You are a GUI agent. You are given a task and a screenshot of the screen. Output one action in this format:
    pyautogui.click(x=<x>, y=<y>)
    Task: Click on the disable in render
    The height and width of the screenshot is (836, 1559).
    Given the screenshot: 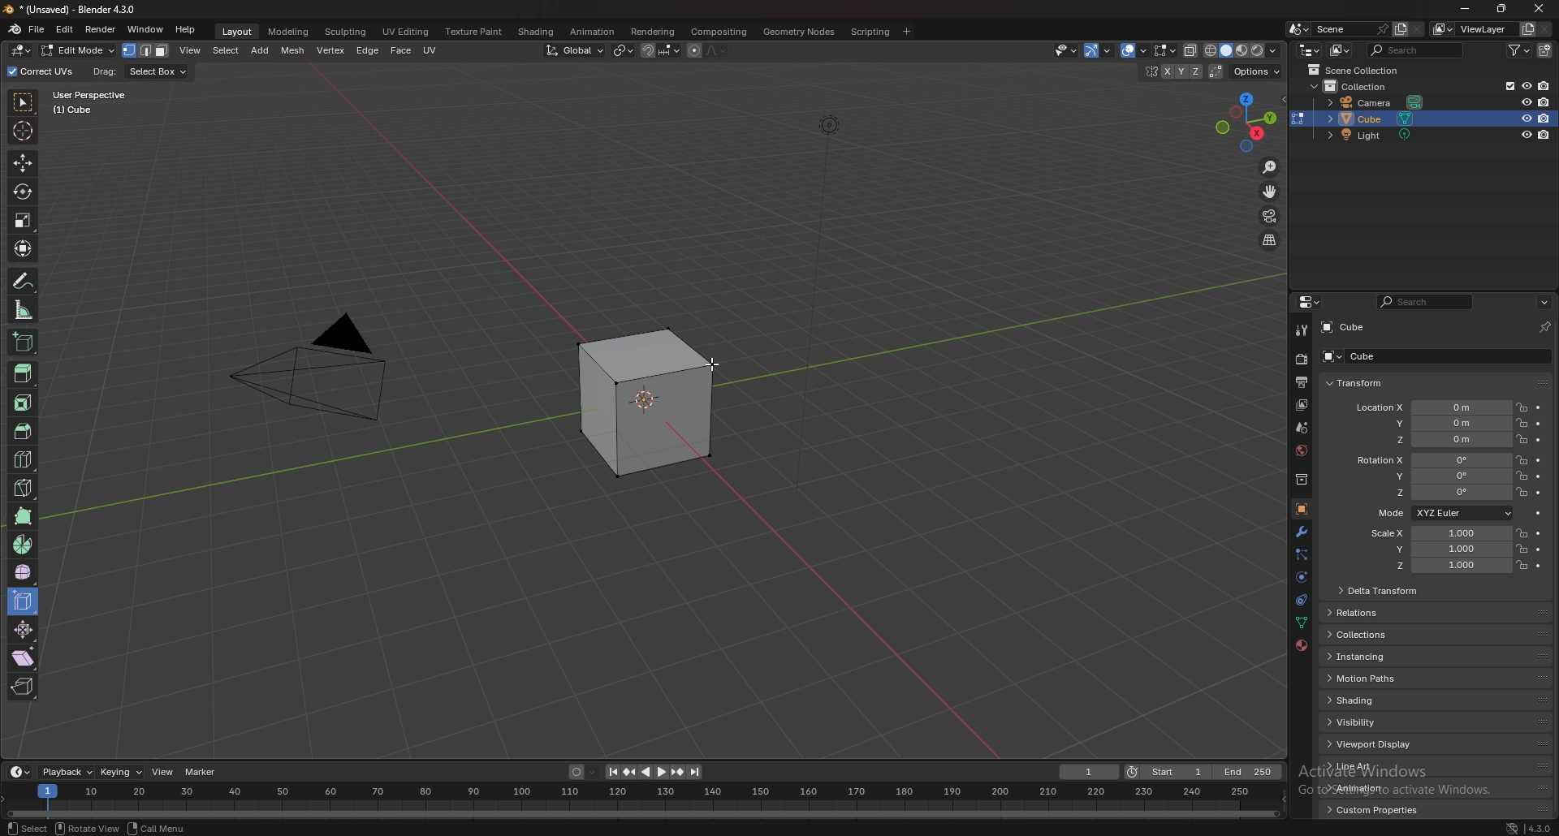 What is the action you would take?
    pyautogui.click(x=1544, y=135)
    